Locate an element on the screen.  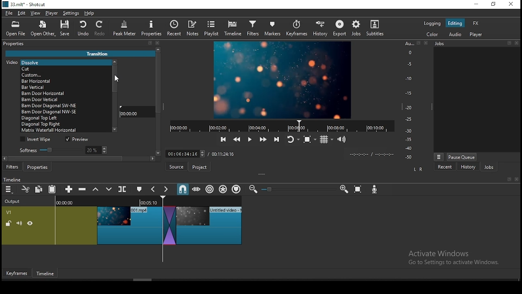
ripple markers is located at coordinates (236, 189).